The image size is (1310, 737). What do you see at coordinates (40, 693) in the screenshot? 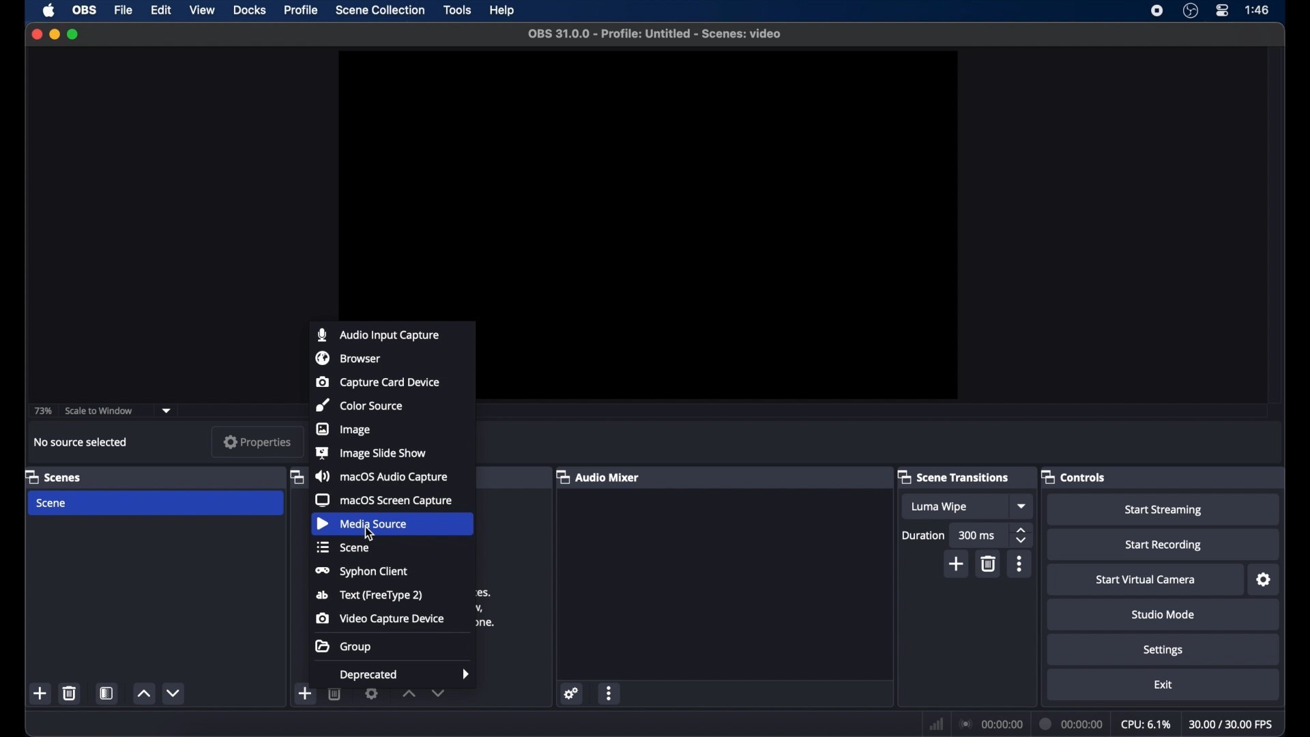
I see `add` at bounding box center [40, 693].